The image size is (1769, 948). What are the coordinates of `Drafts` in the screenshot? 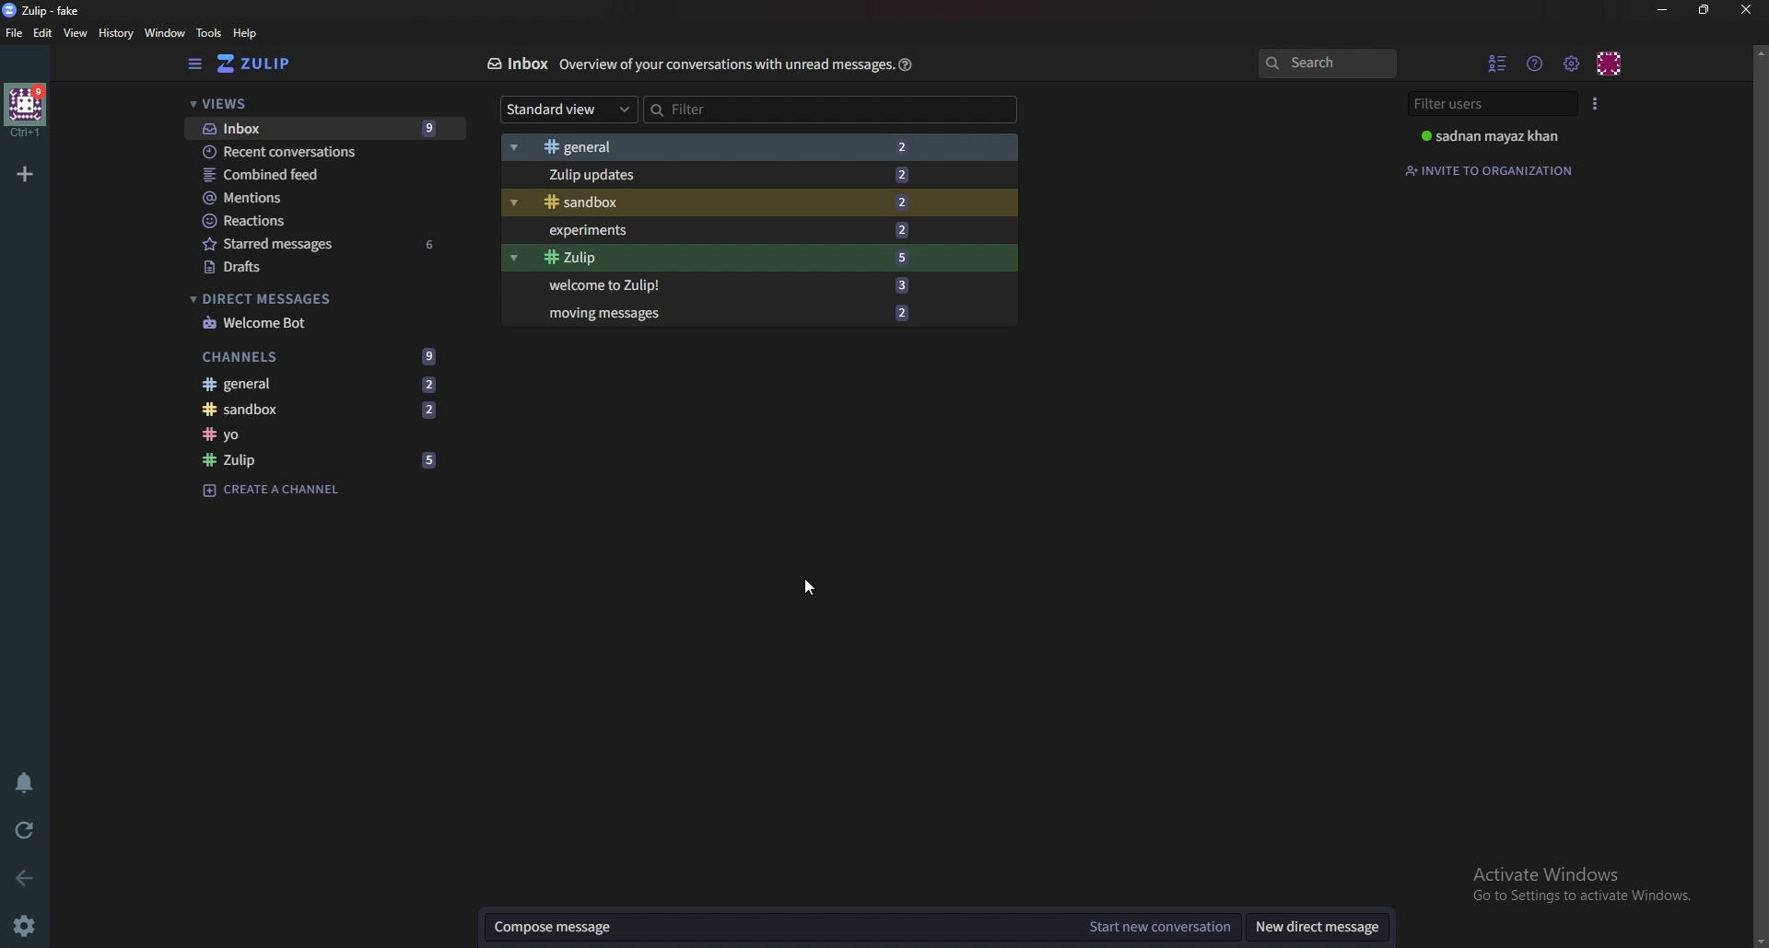 It's located at (316, 268).